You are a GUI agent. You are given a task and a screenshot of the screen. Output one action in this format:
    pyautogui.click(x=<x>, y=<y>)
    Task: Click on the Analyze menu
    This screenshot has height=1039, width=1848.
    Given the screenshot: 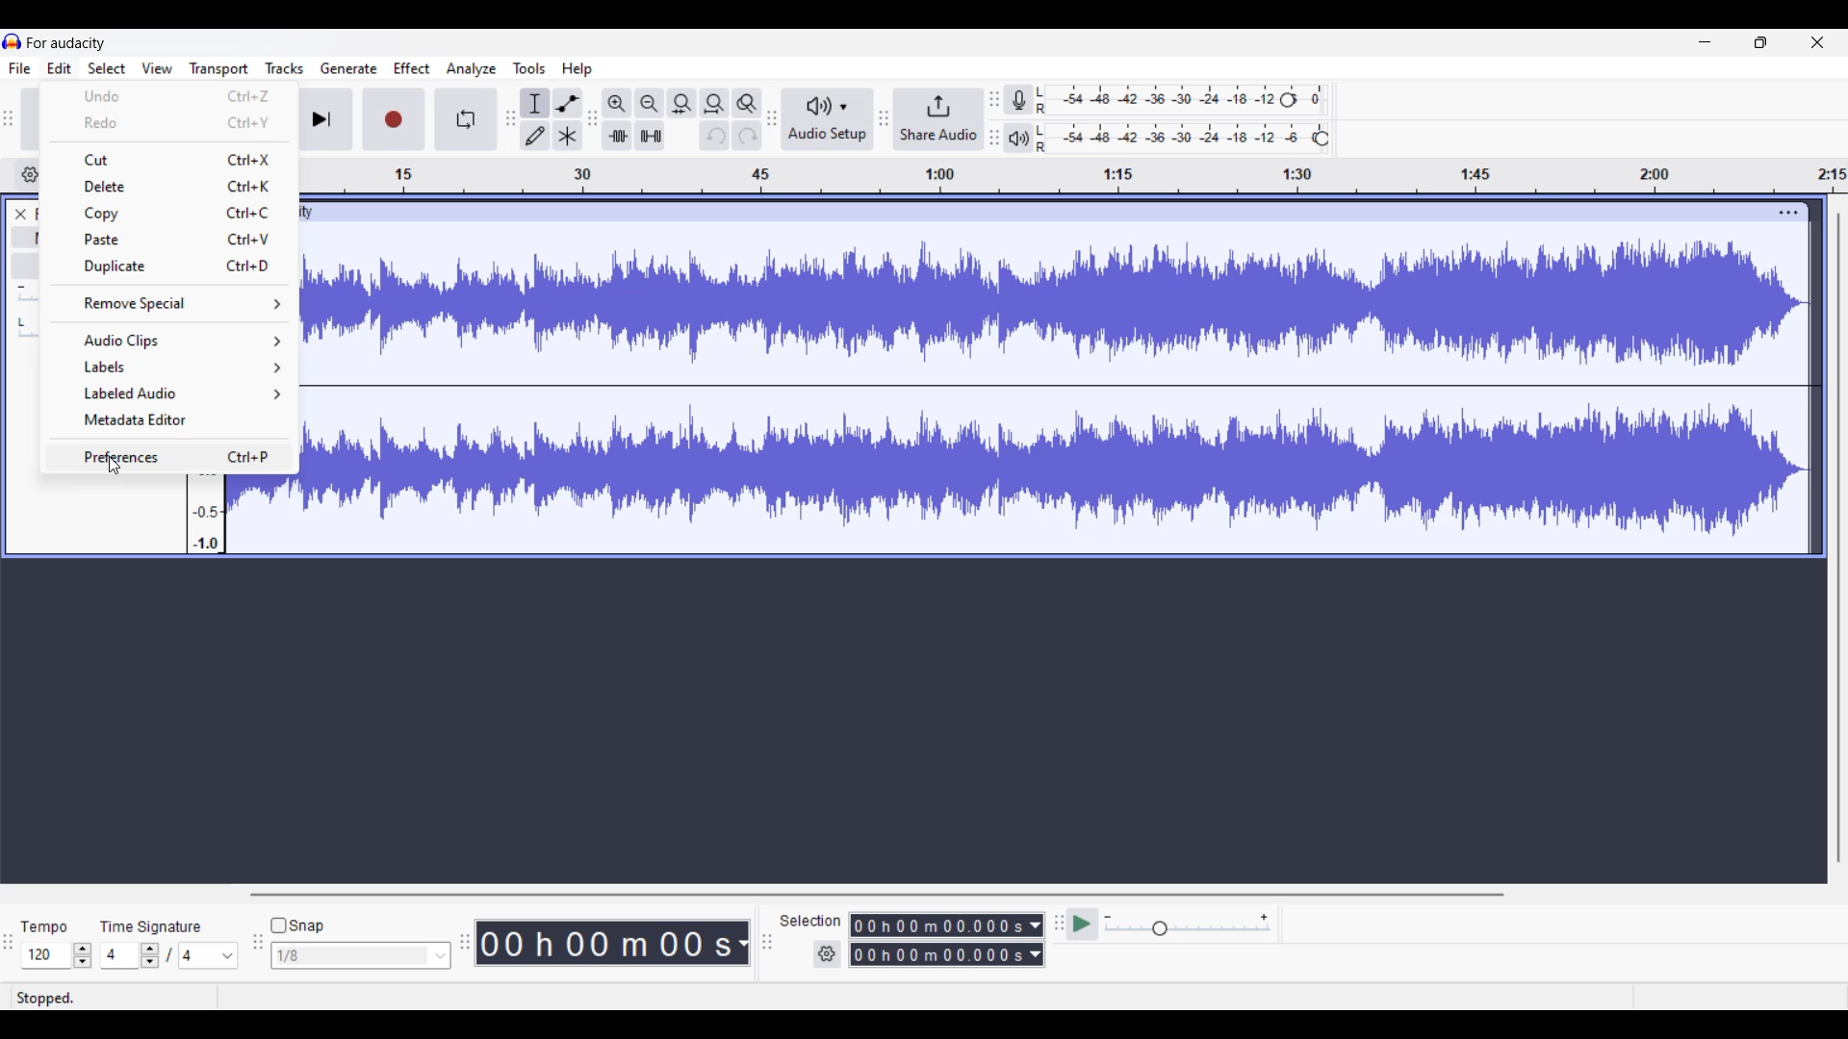 What is the action you would take?
    pyautogui.click(x=472, y=69)
    